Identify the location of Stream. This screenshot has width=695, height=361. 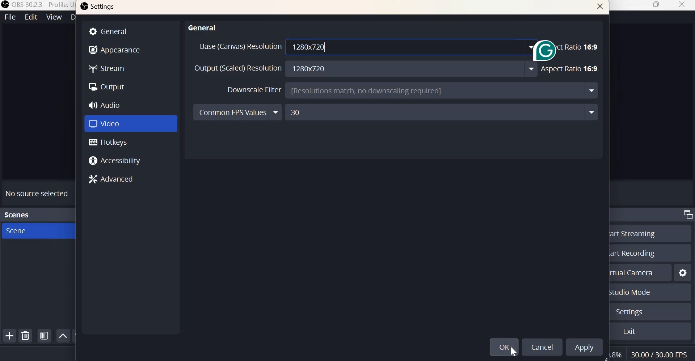
(108, 69).